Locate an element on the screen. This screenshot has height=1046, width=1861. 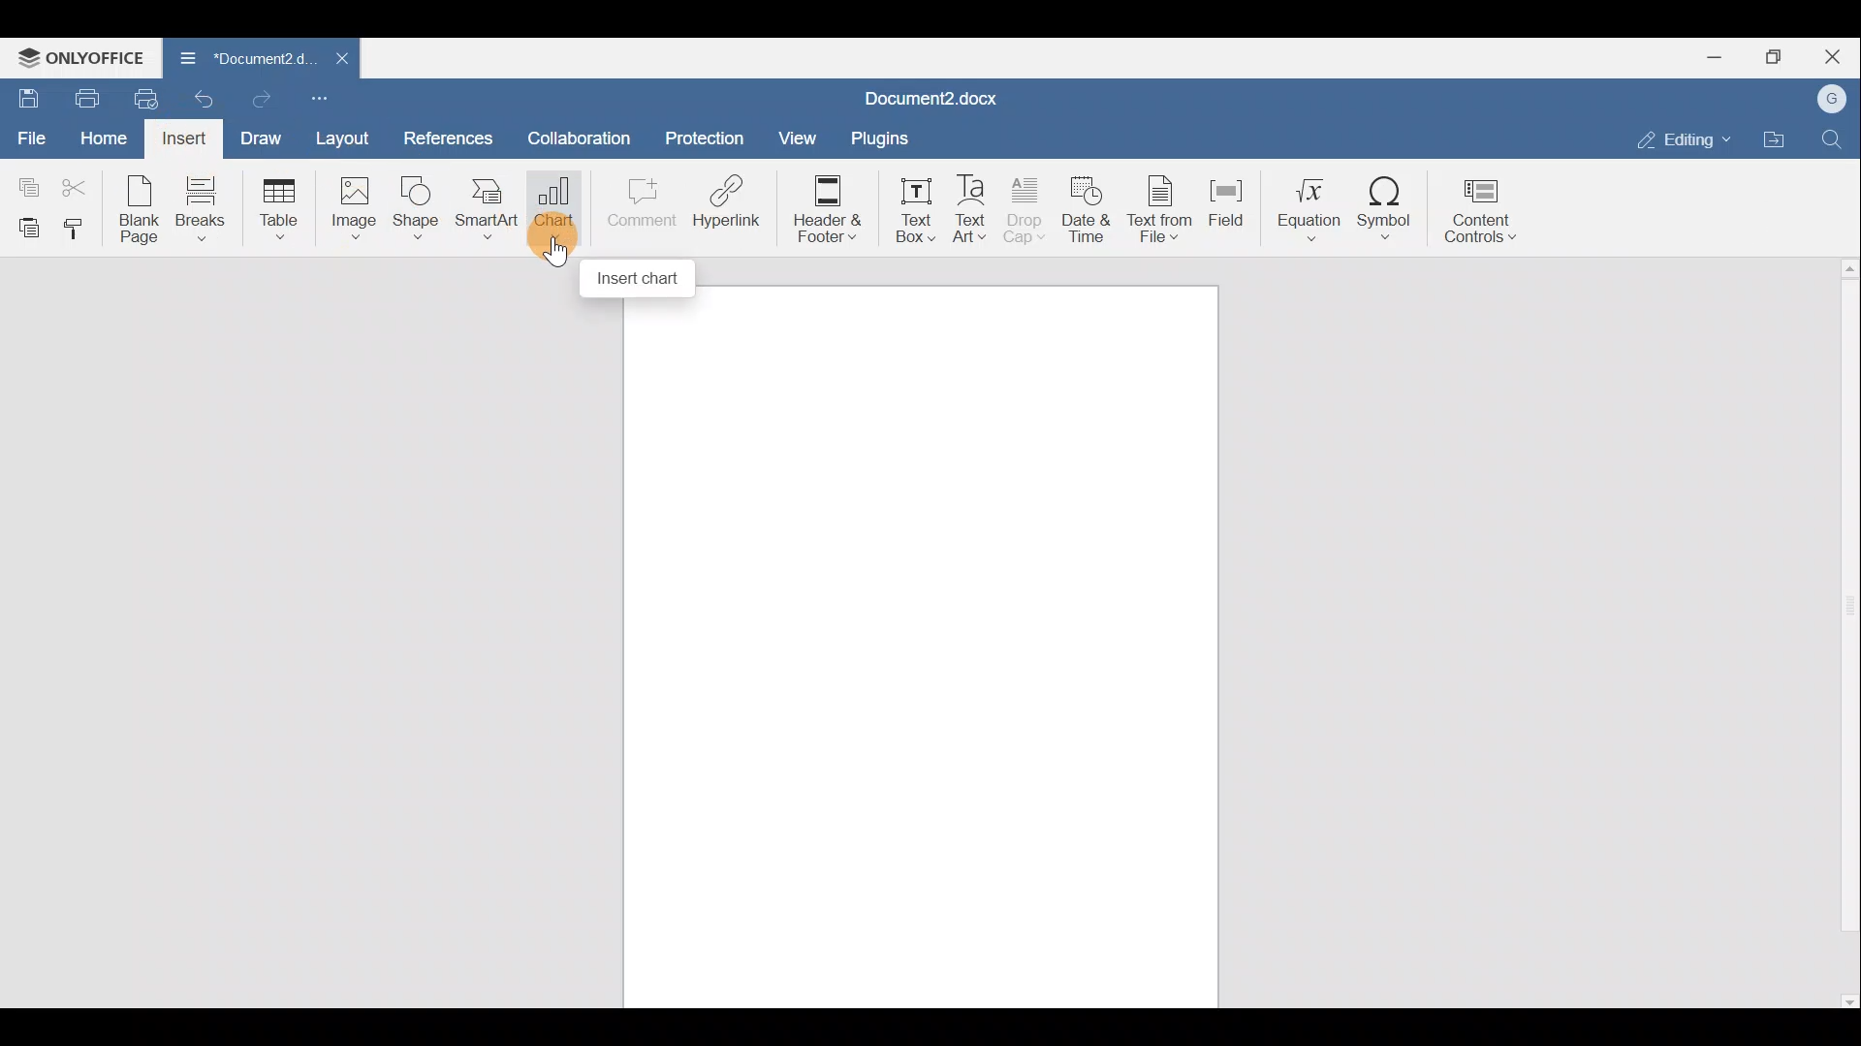
Protection is located at coordinates (705, 141).